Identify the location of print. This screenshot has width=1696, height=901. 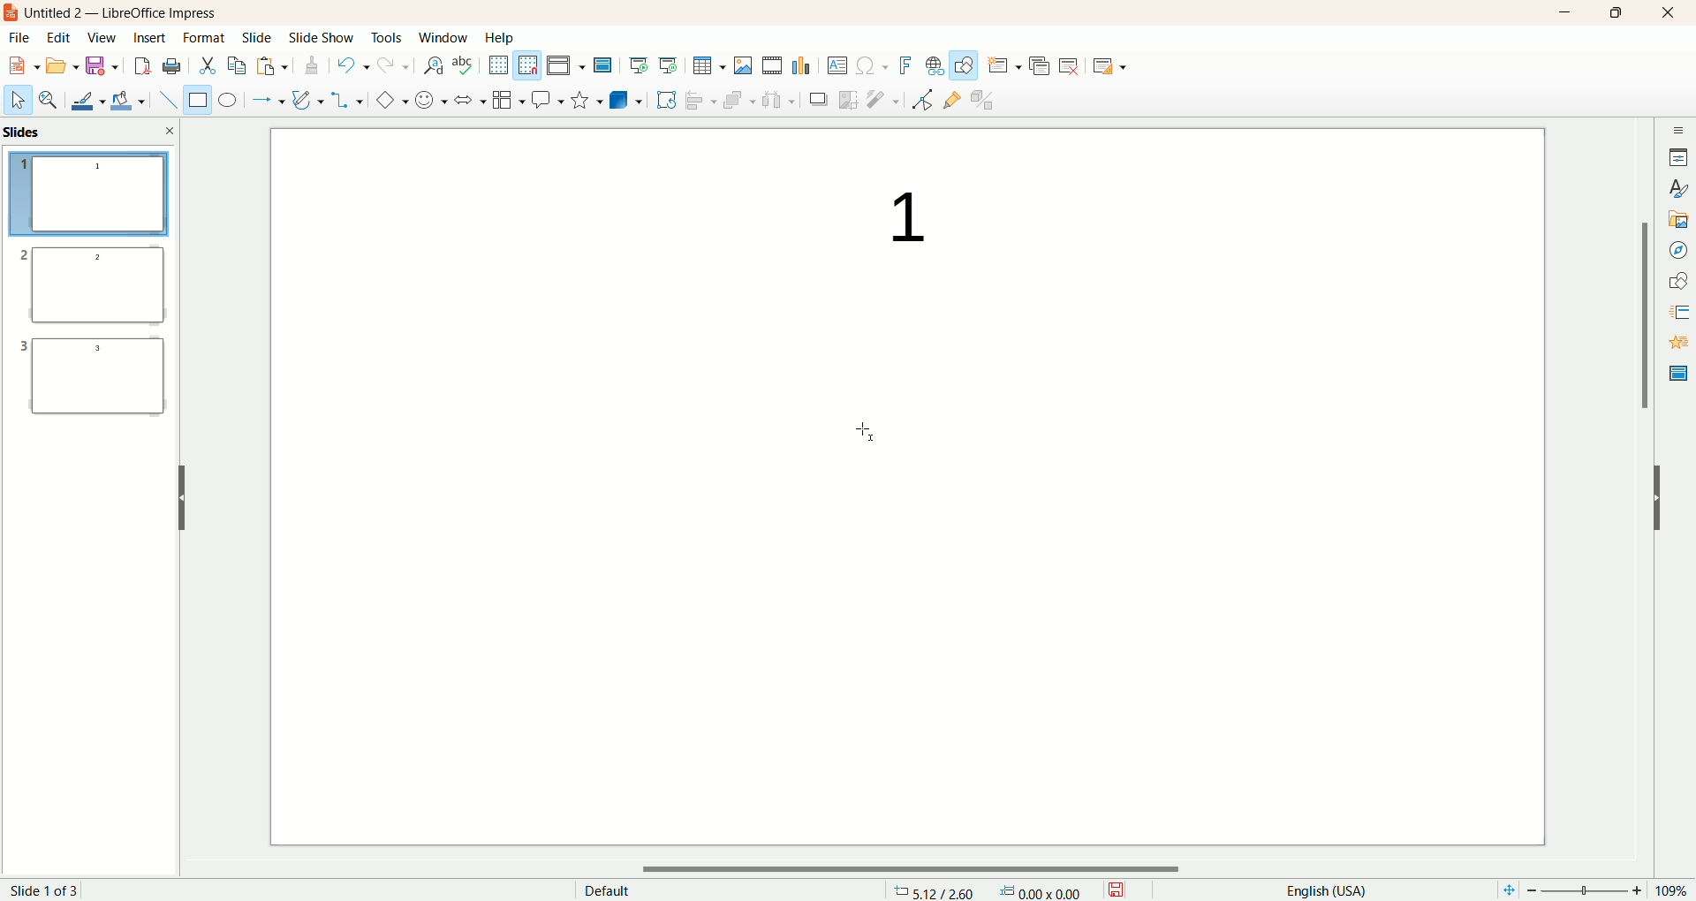
(171, 65).